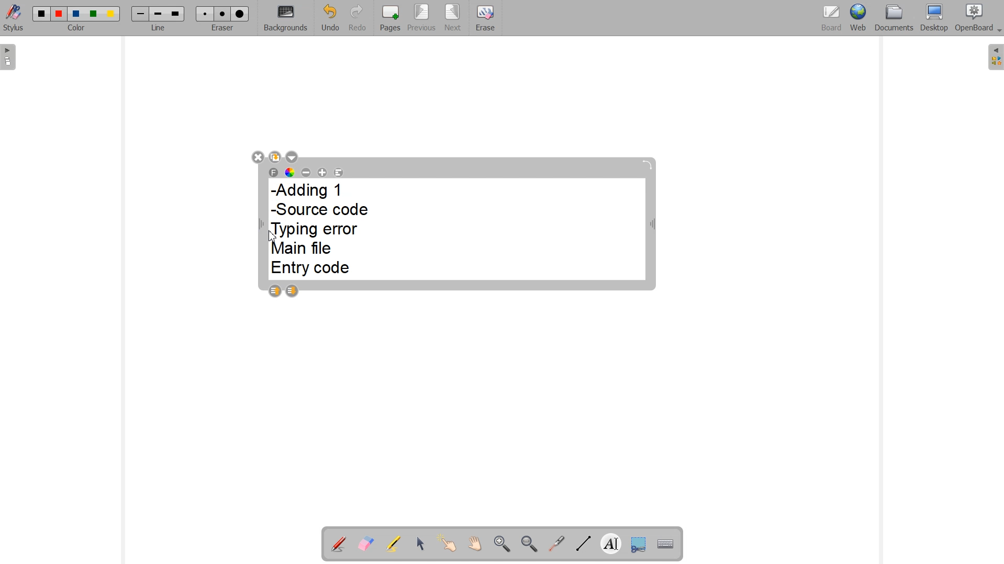  Describe the element at coordinates (290, 172) in the screenshot. I see `Text color` at that location.